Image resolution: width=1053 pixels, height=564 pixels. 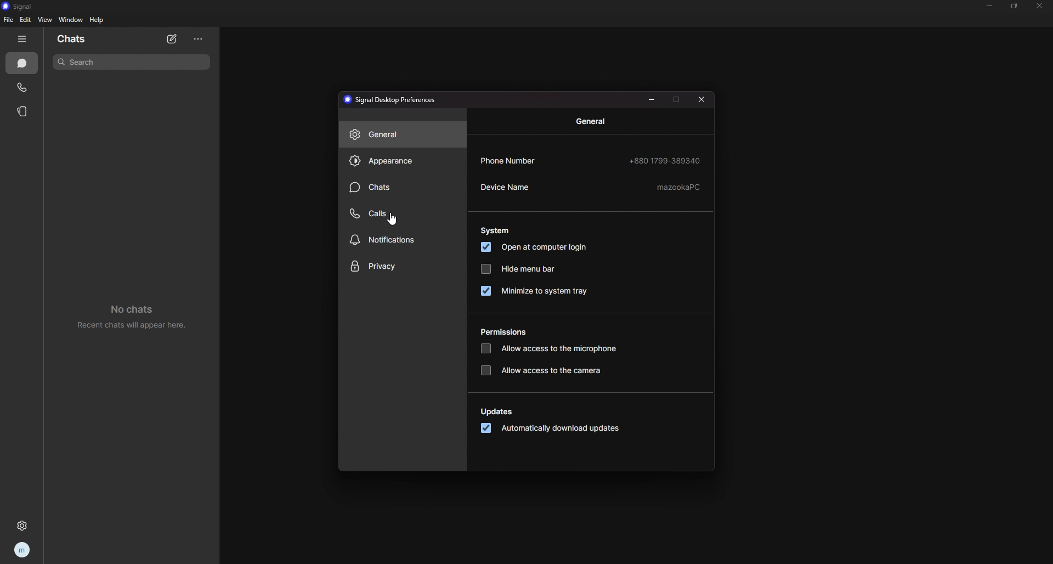 What do you see at coordinates (393, 100) in the screenshot?
I see `preferences` at bounding box center [393, 100].